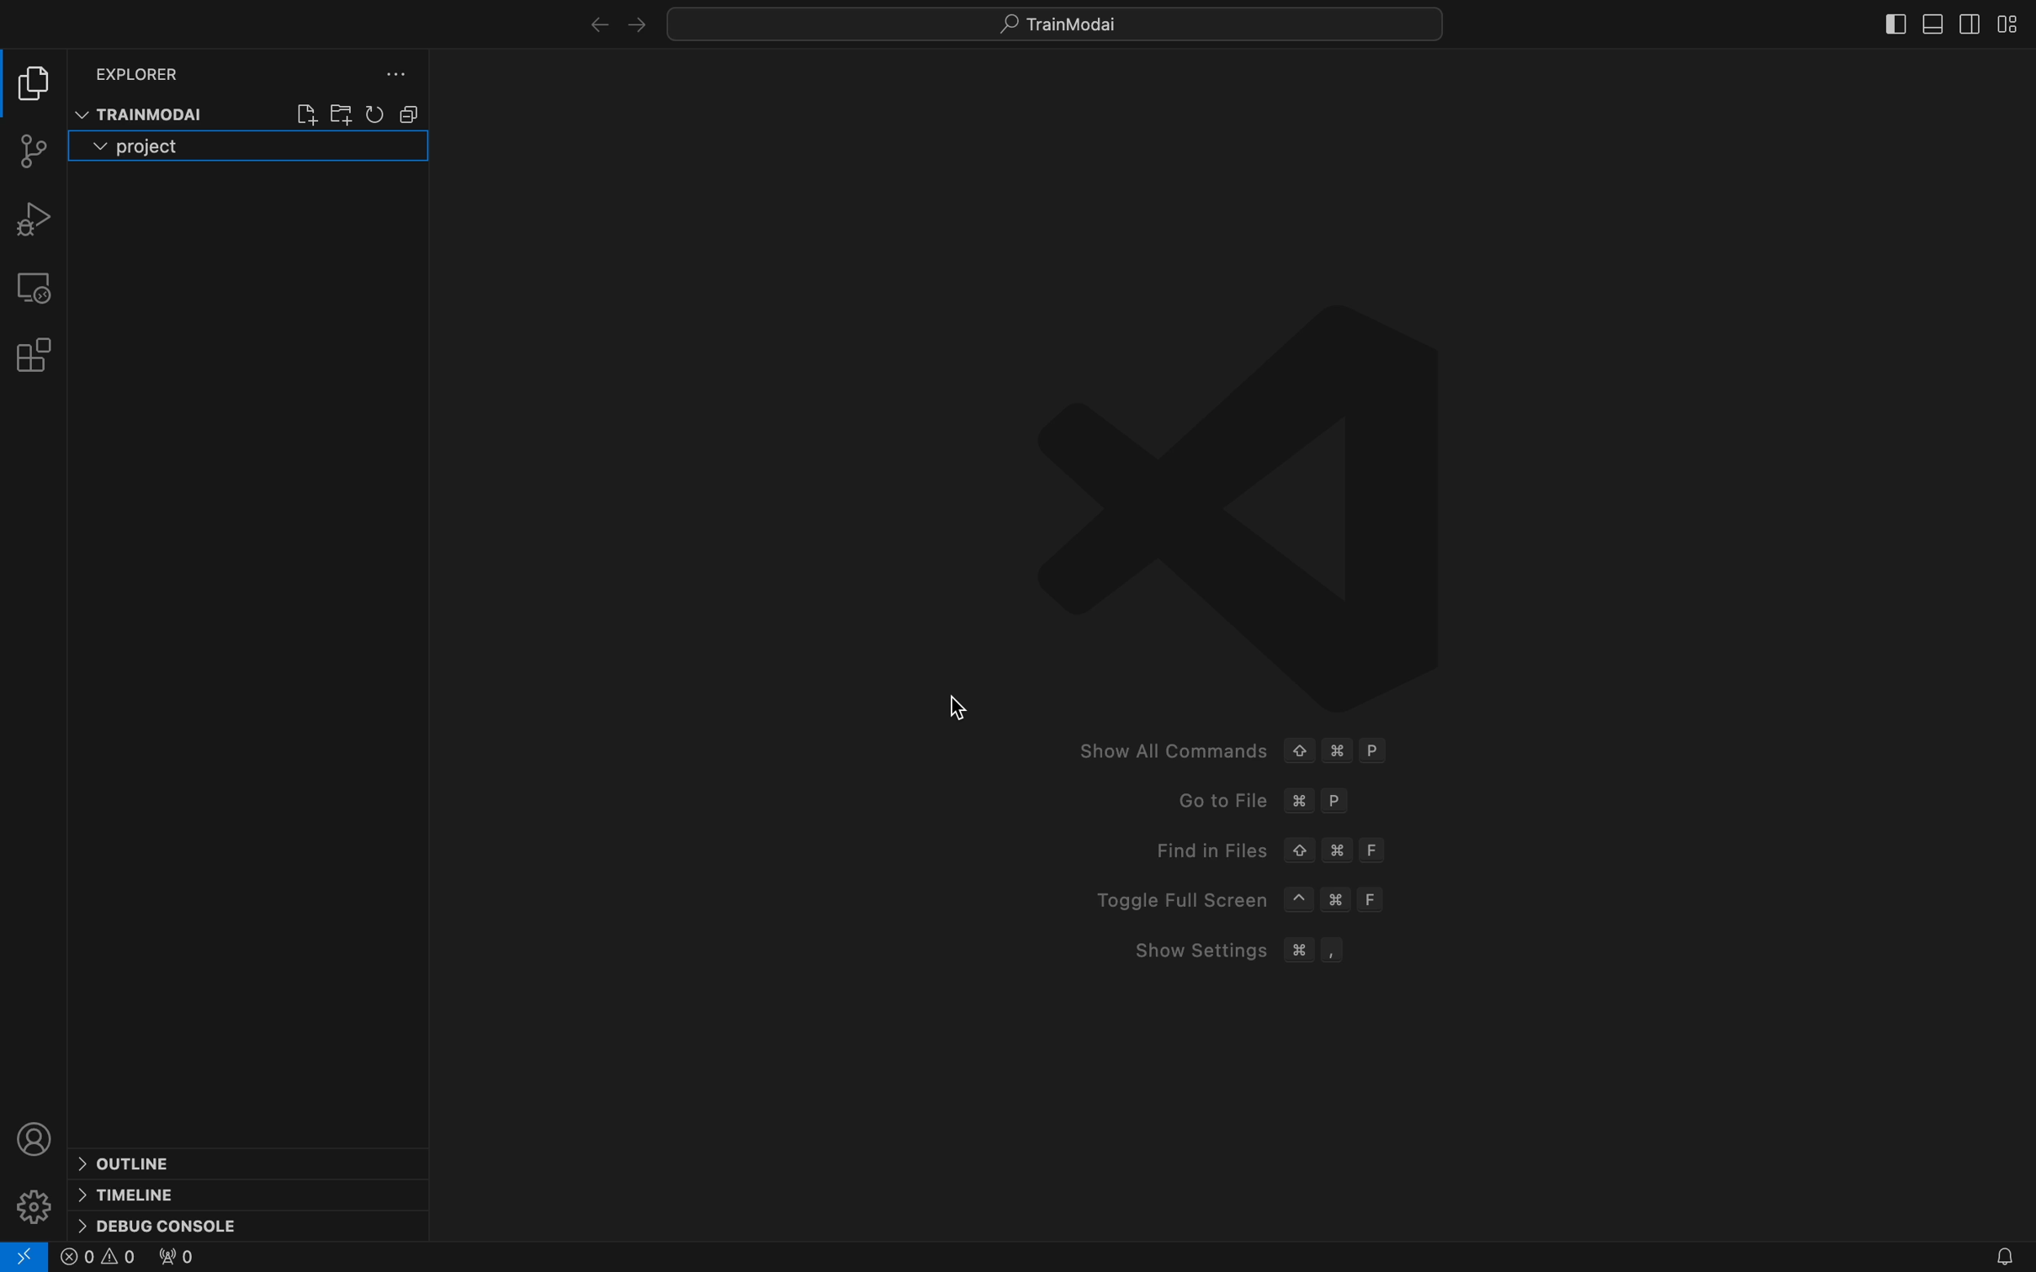  I want to click on notification, so click(1996, 1257).